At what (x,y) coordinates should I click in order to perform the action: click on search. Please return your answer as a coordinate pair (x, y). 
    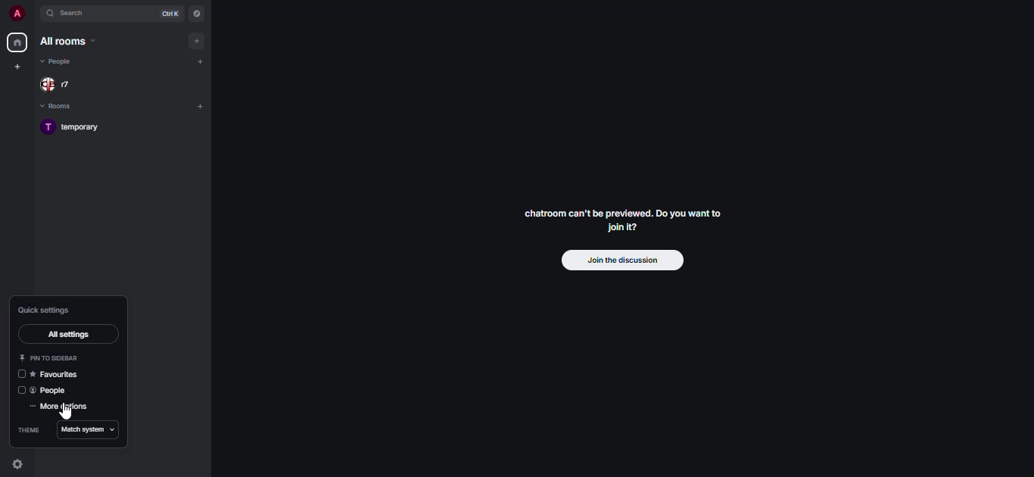
    Looking at the image, I should click on (73, 14).